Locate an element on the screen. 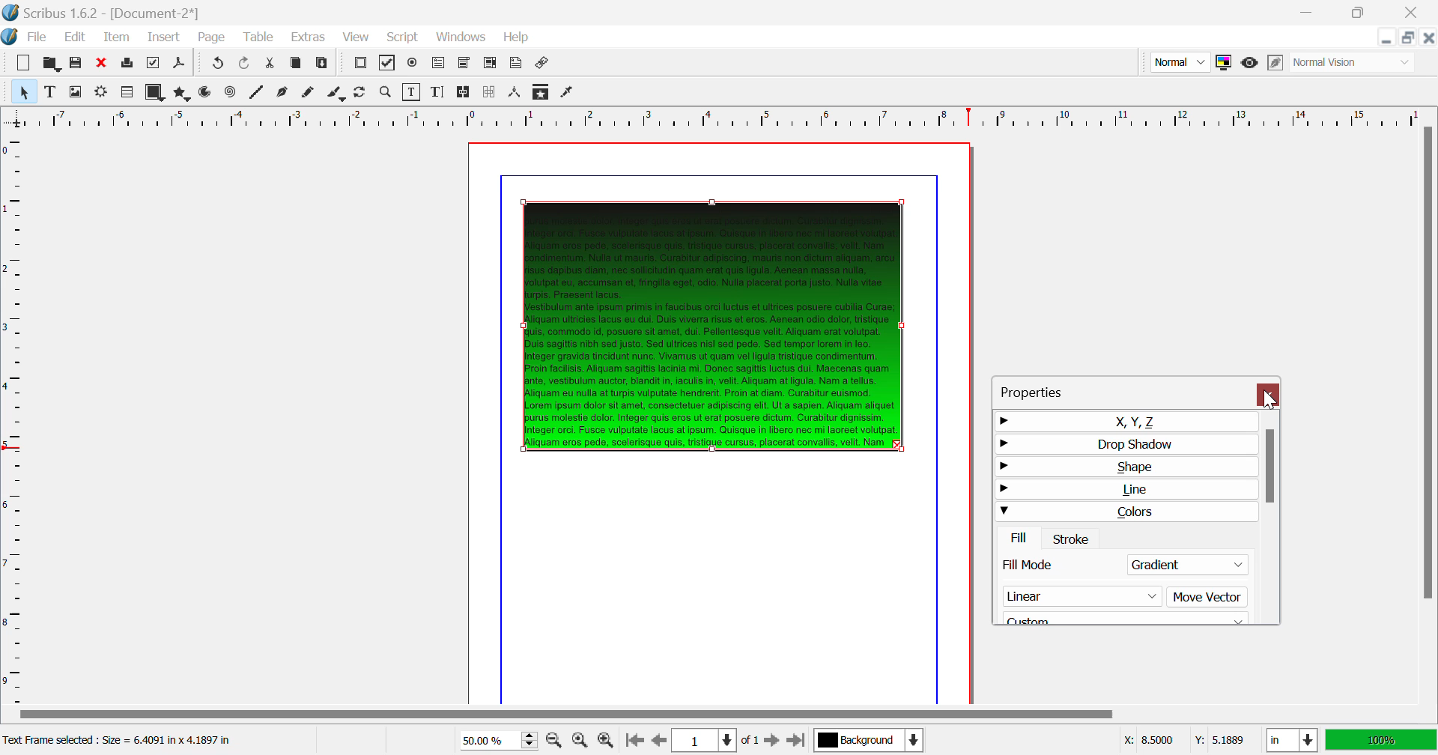  Minimize is located at coordinates (1410, 37).